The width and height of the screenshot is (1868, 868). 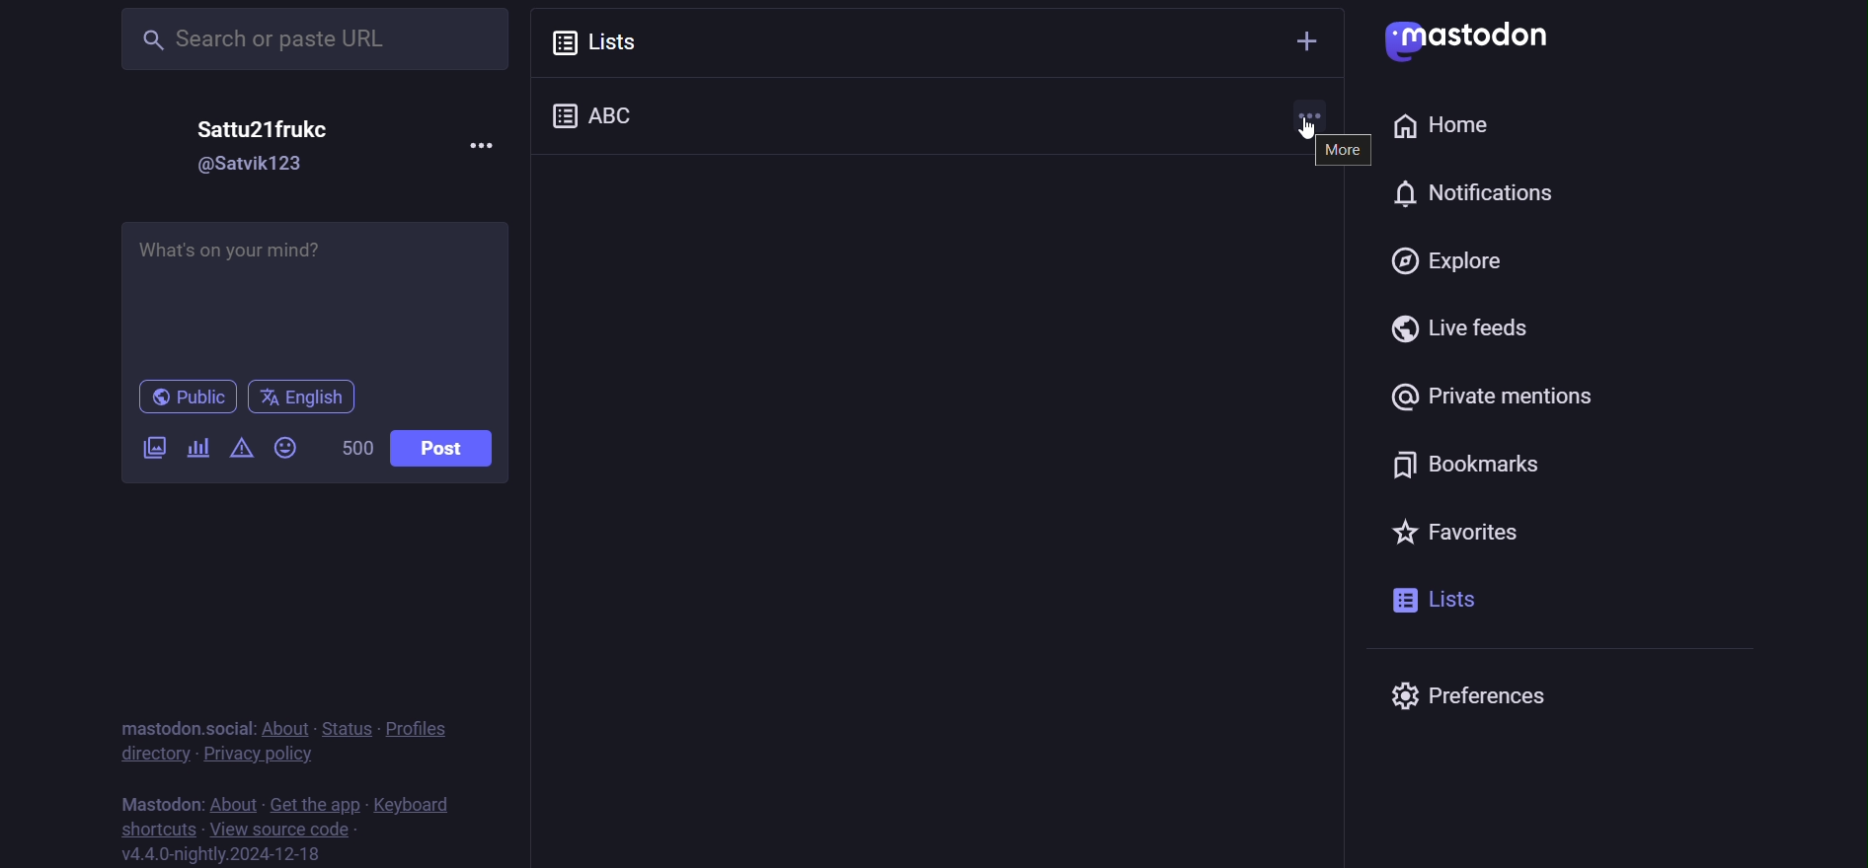 What do you see at coordinates (318, 293) in the screenshot?
I see `post here` at bounding box center [318, 293].